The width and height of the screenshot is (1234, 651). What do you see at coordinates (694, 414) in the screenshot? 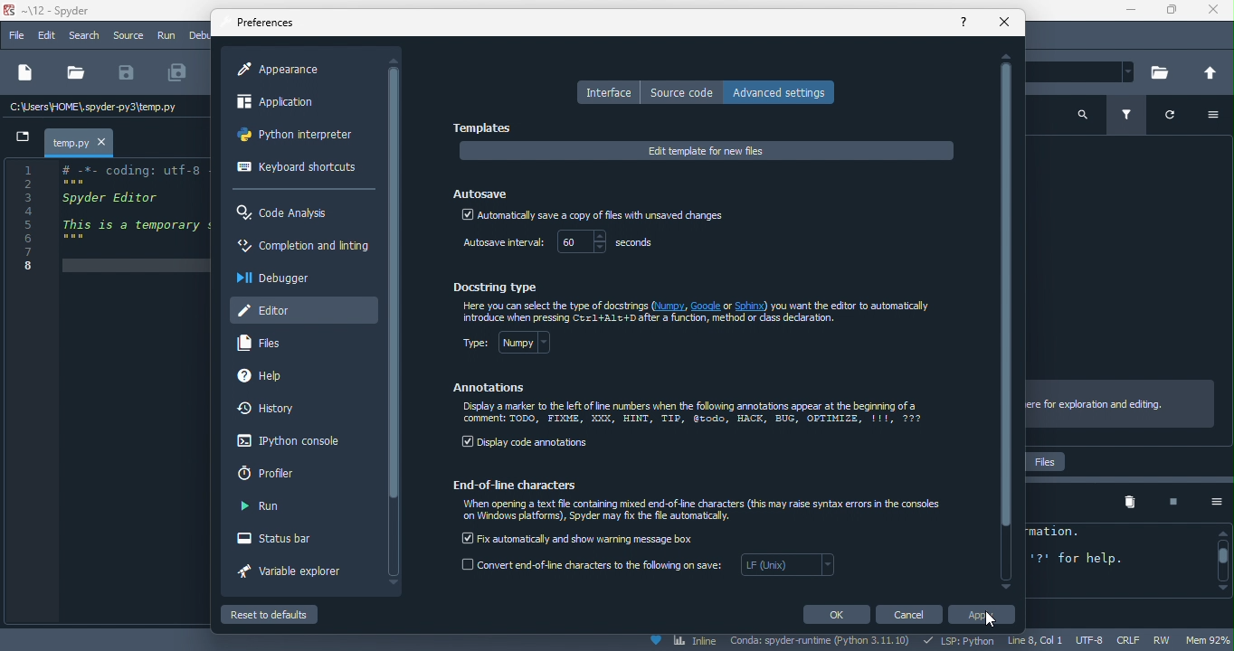
I see `text annotations` at bounding box center [694, 414].